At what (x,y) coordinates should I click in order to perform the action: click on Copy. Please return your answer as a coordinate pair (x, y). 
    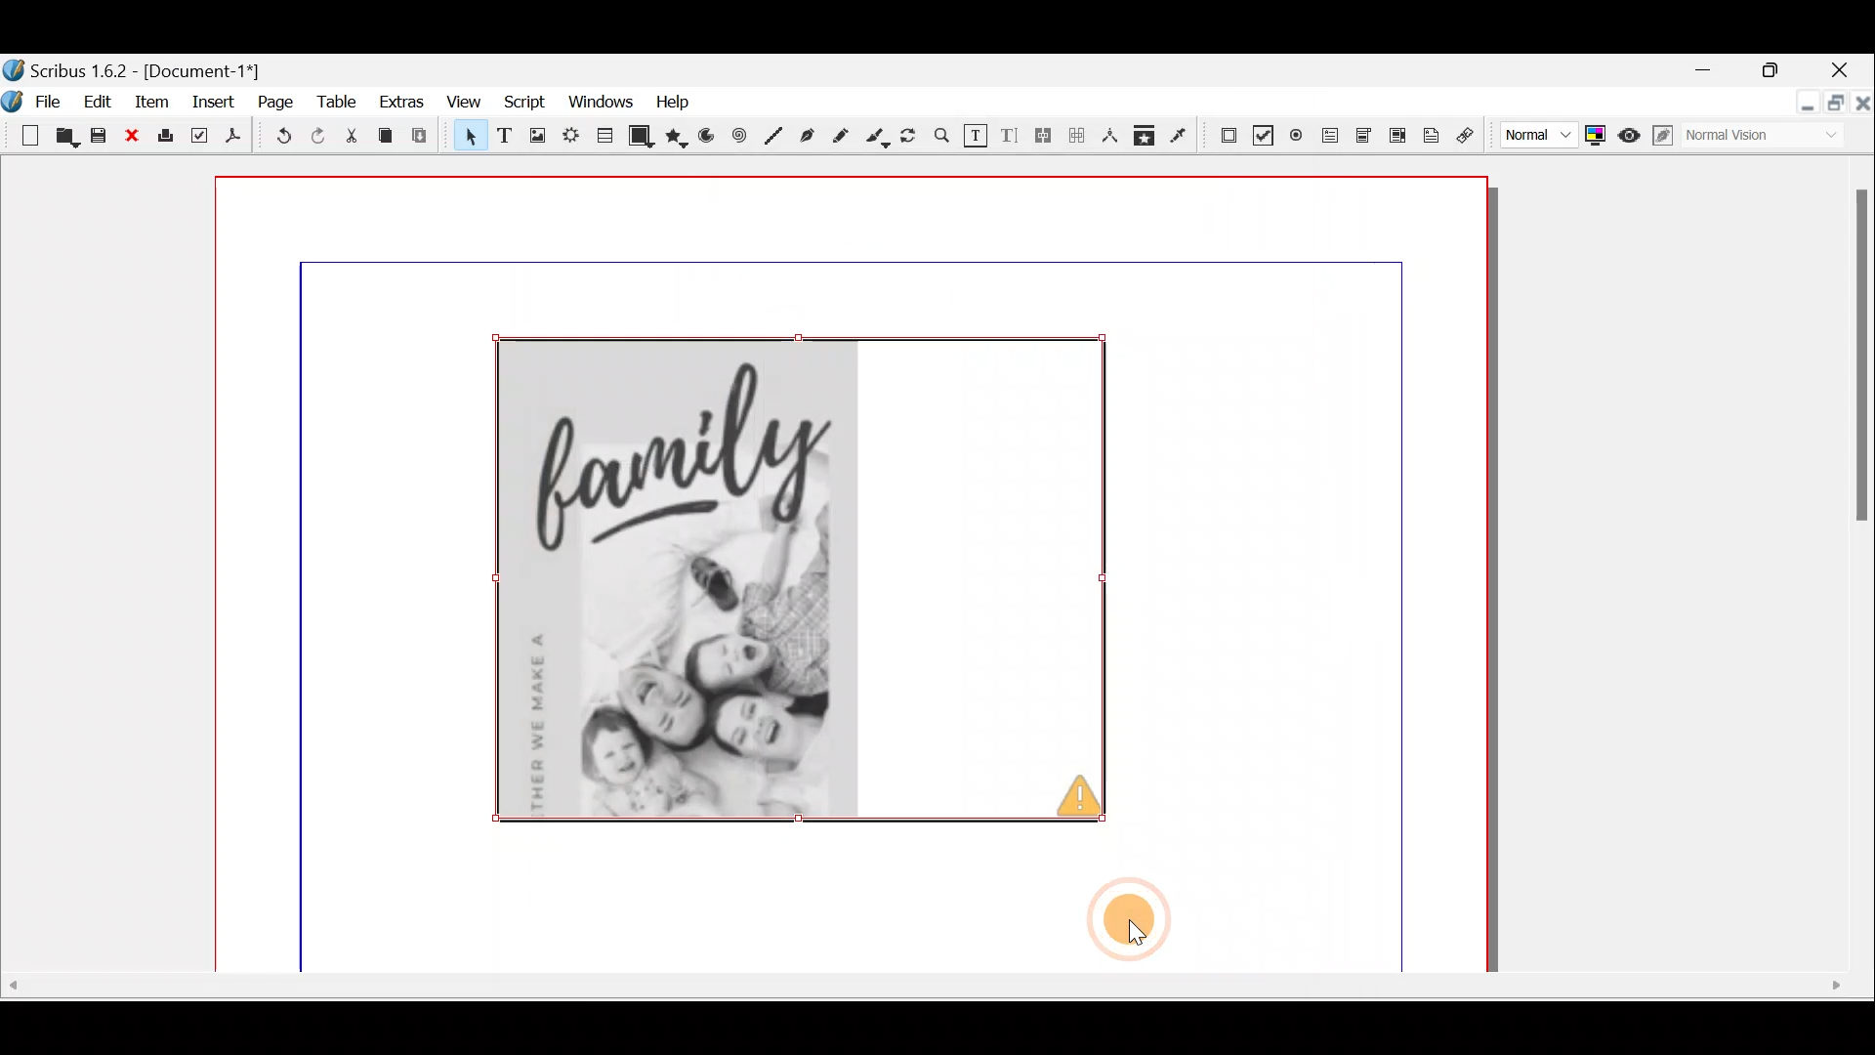
    Looking at the image, I should click on (390, 137).